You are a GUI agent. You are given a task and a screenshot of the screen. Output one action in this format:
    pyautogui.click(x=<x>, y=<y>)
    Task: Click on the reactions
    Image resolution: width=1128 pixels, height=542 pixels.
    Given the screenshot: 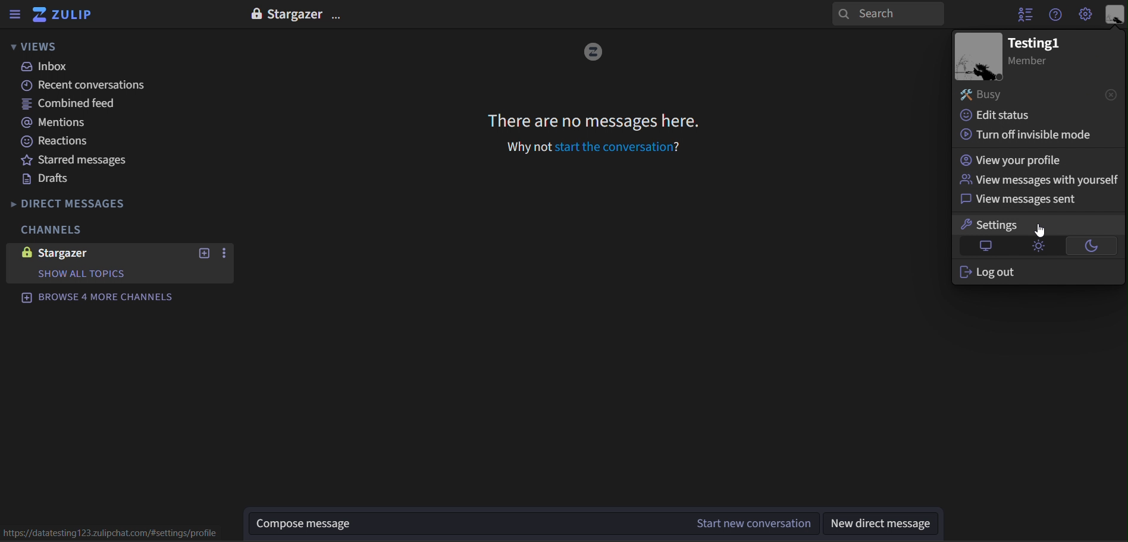 What is the action you would take?
    pyautogui.click(x=57, y=143)
    